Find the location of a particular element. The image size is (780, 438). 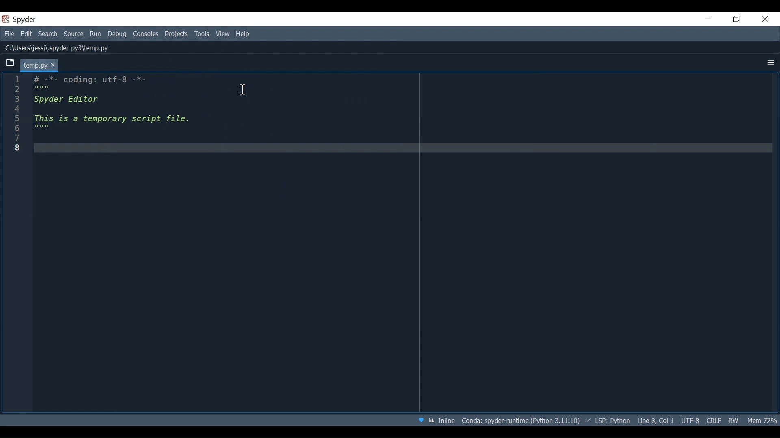

Tools is located at coordinates (202, 34).